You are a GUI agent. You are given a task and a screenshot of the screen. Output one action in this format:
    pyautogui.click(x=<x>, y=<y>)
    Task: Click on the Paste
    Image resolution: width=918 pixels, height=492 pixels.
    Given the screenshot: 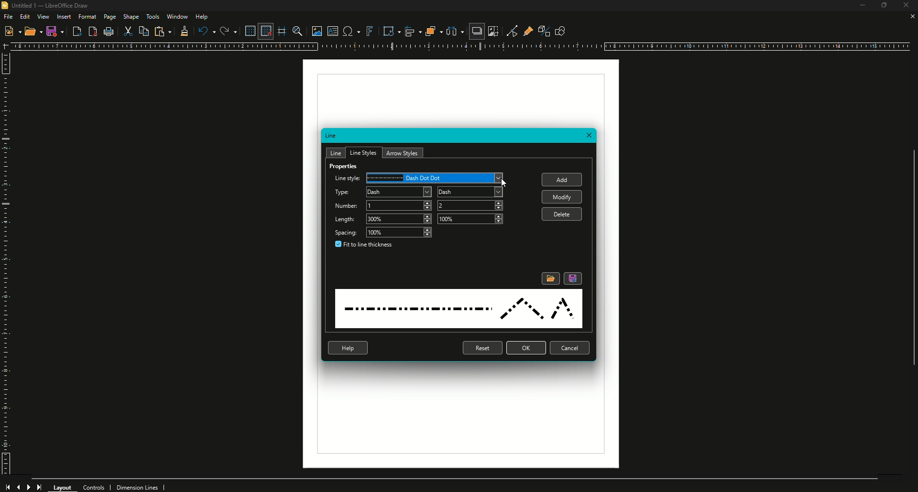 What is the action you would take?
    pyautogui.click(x=163, y=32)
    